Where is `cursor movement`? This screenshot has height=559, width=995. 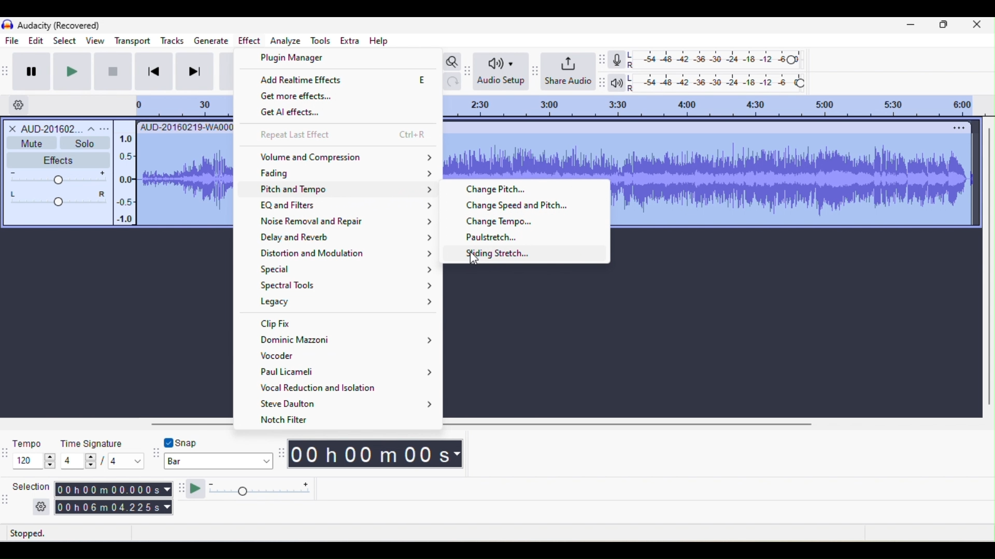 cursor movement is located at coordinates (473, 257).